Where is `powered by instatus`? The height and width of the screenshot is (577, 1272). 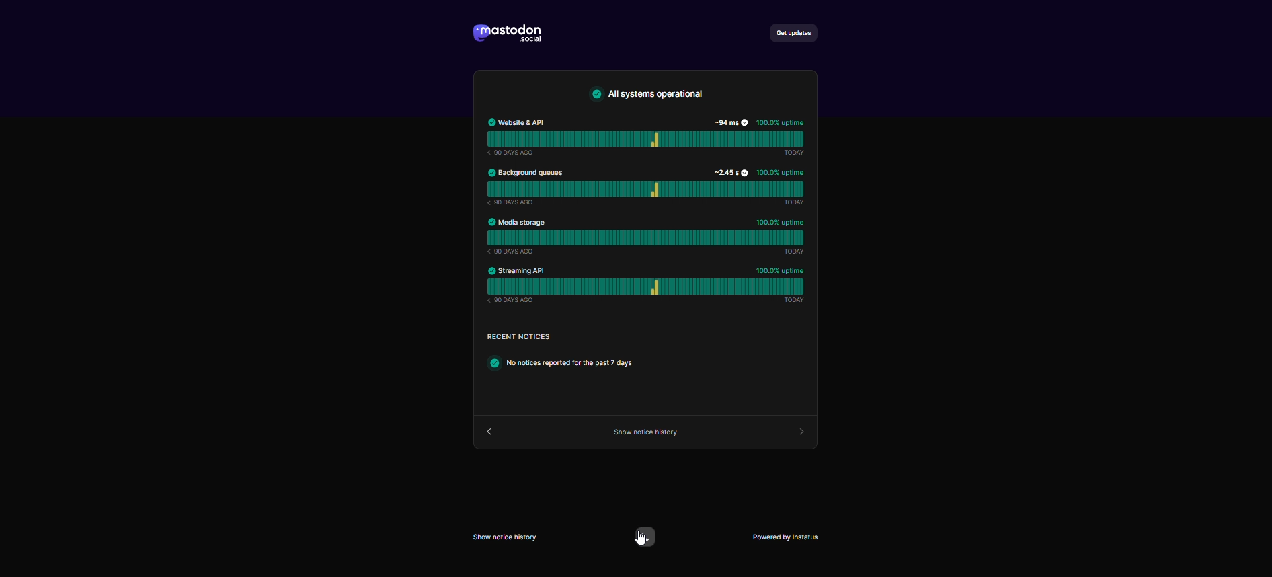
powered by instatus is located at coordinates (791, 537).